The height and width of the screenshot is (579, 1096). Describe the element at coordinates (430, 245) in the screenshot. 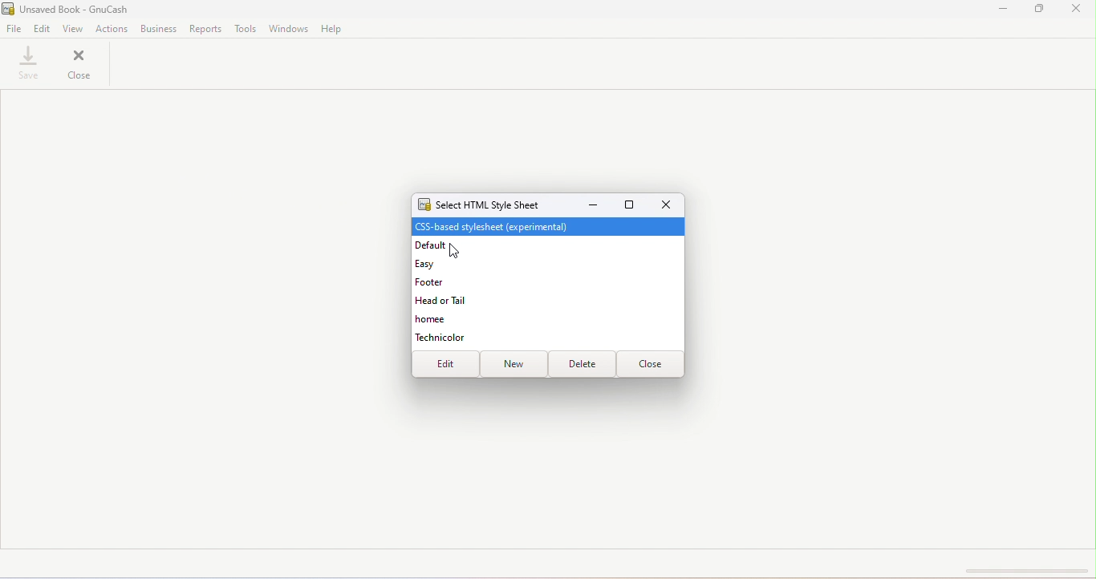

I see `Default` at that location.